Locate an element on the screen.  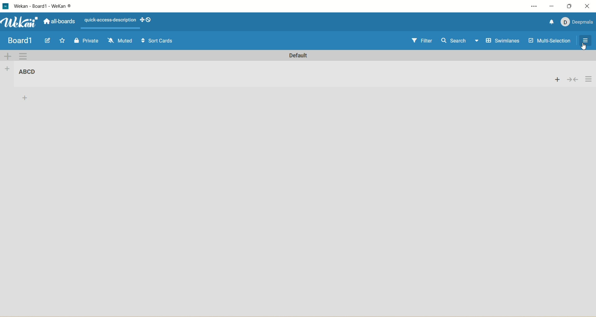
add swimlane is located at coordinates (8, 56).